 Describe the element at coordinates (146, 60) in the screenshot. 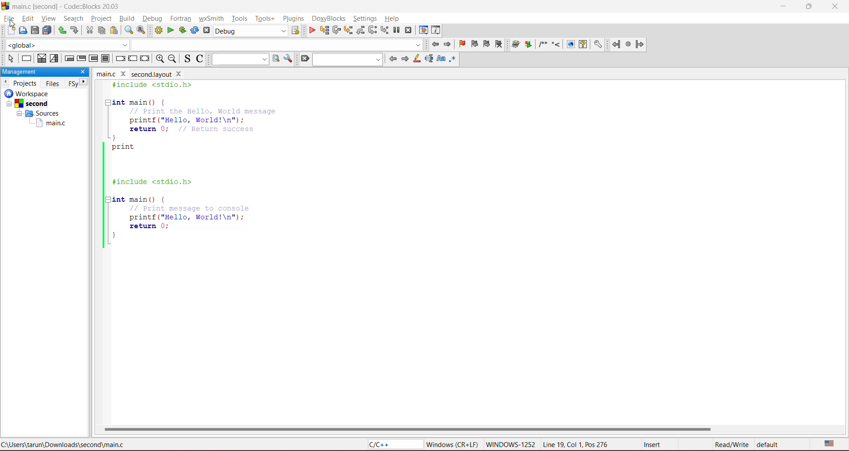

I see `return instruction` at that location.